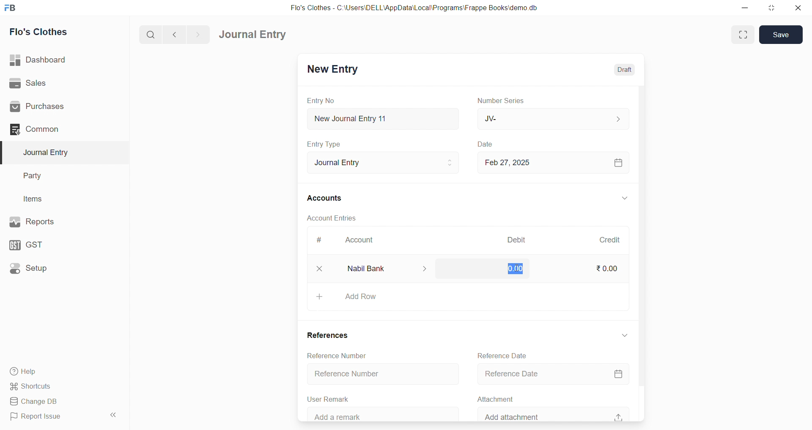  What do you see at coordinates (781, 35) in the screenshot?
I see `Save` at bounding box center [781, 35].